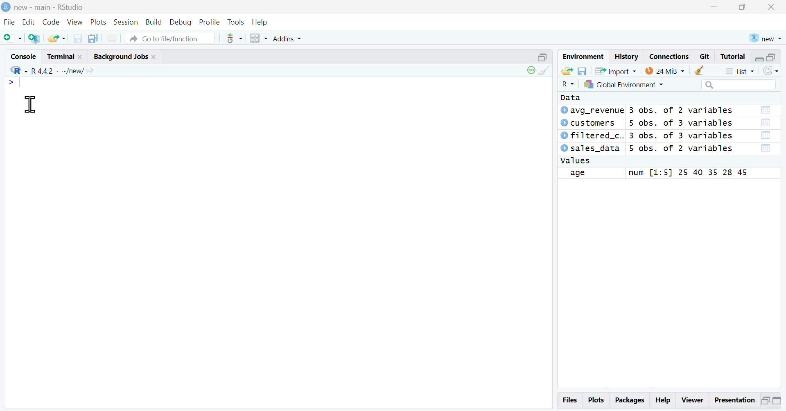 Image resolution: width=786 pixels, height=411 pixels. I want to click on field name, so click(591, 174).